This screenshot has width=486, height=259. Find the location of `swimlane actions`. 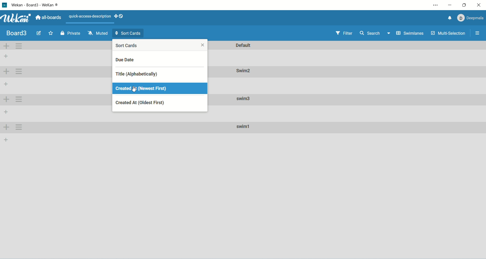

swimlane actions is located at coordinates (19, 46).